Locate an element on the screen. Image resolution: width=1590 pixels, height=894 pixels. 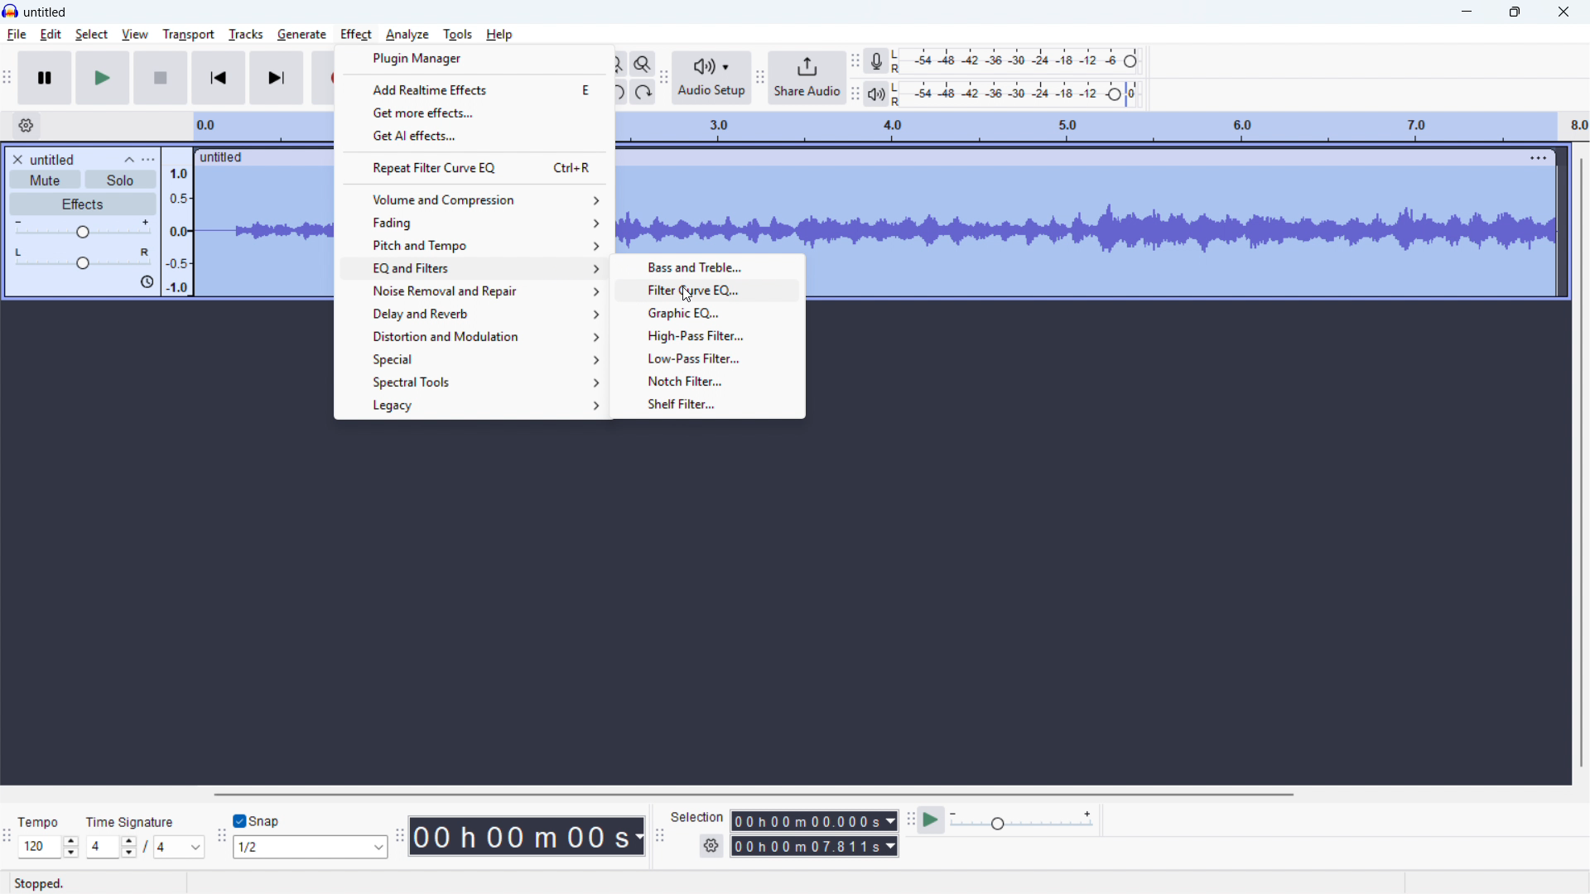
Graphic eq  is located at coordinates (708, 311).